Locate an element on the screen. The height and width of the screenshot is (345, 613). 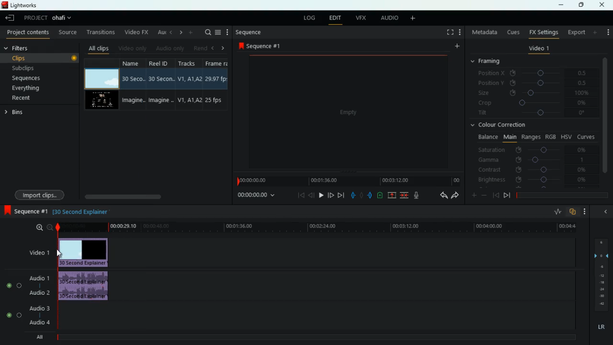
end is located at coordinates (342, 195).